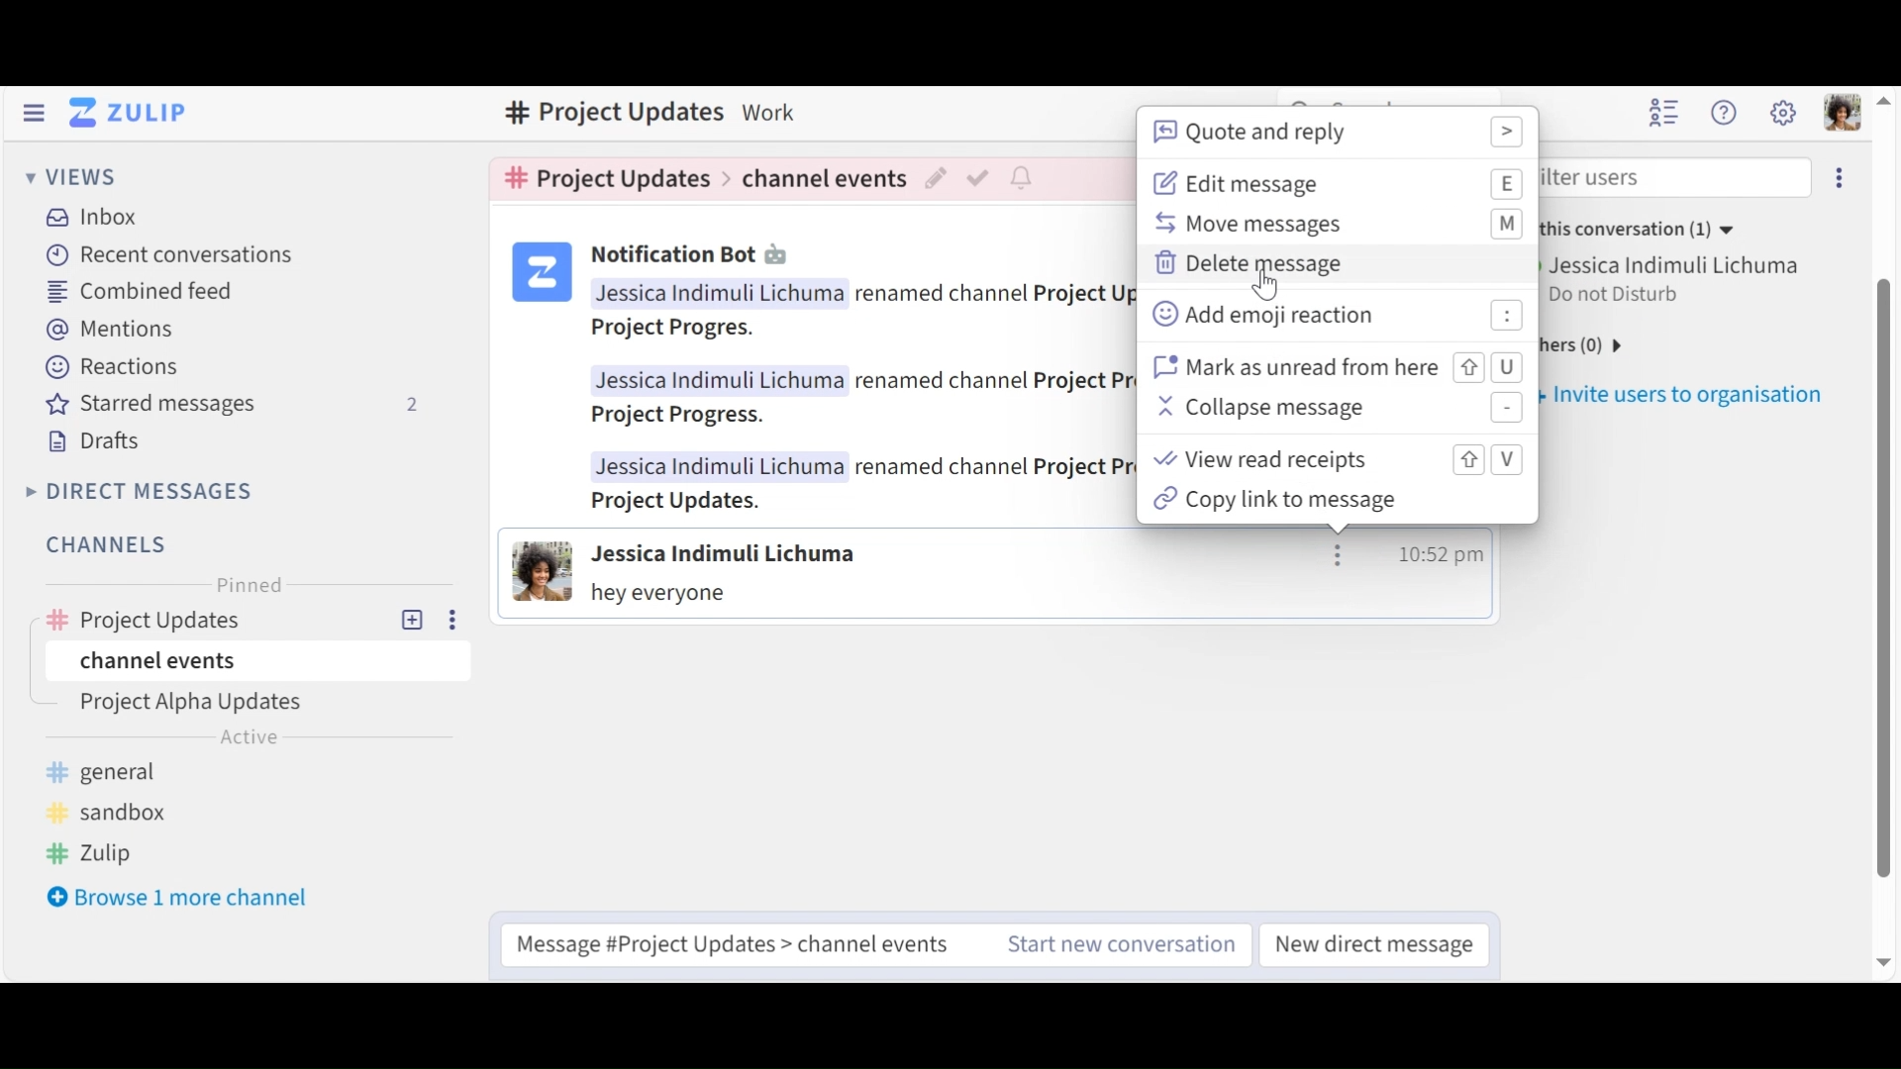  Describe the element at coordinates (35, 112) in the screenshot. I see `Hide Left Sidebar` at that location.